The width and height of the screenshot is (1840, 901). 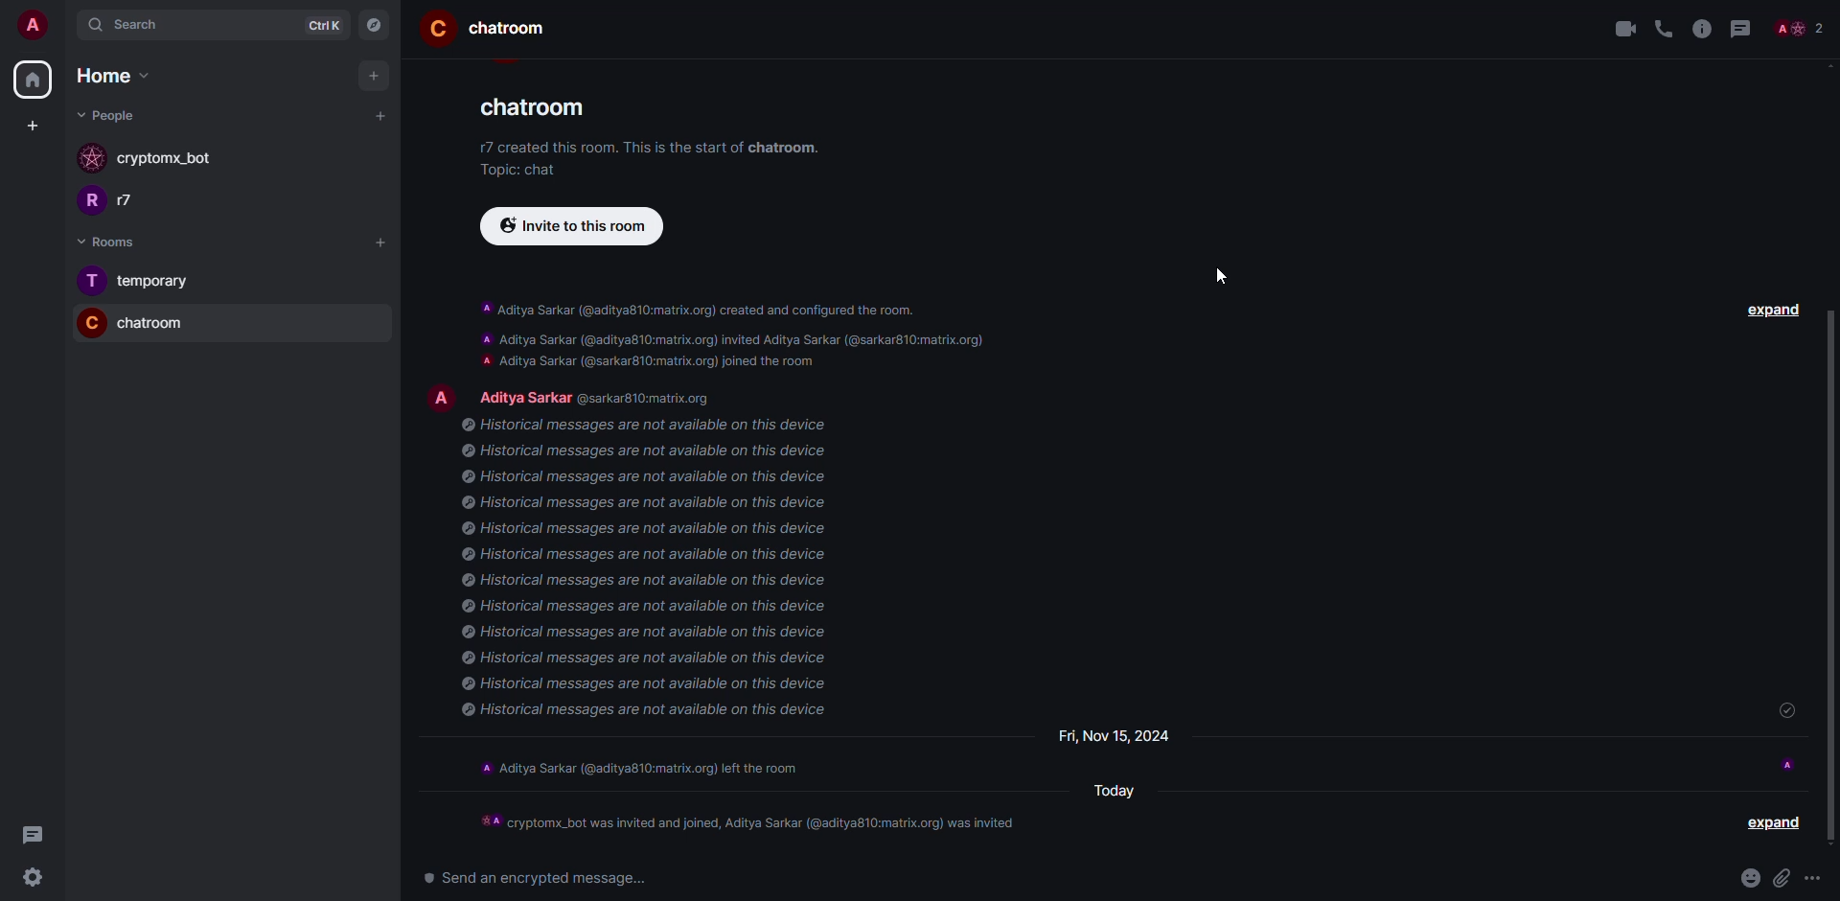 What do you see at coordinates (138, 200) in the screenshot?
I see `people` at bounding box center [138, 200].